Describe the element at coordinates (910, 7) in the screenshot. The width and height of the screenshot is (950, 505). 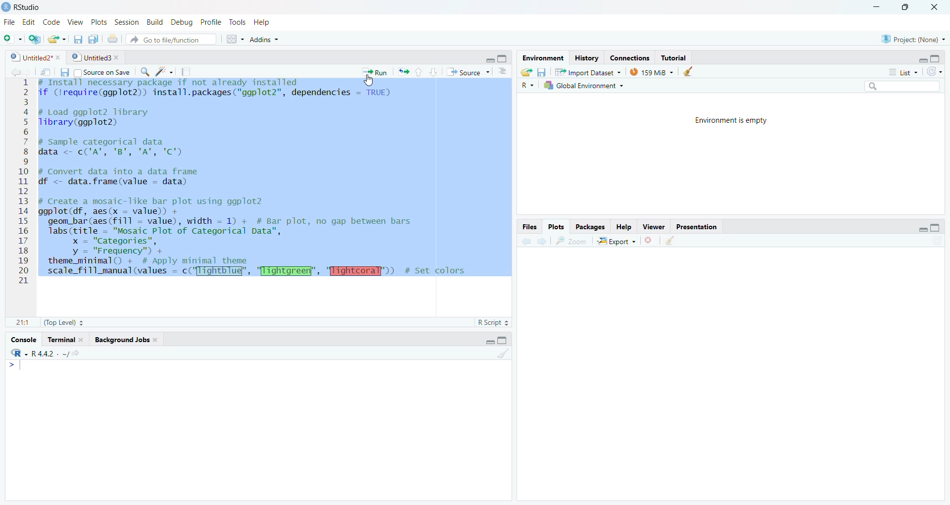
I see `Restore Down` at that location.